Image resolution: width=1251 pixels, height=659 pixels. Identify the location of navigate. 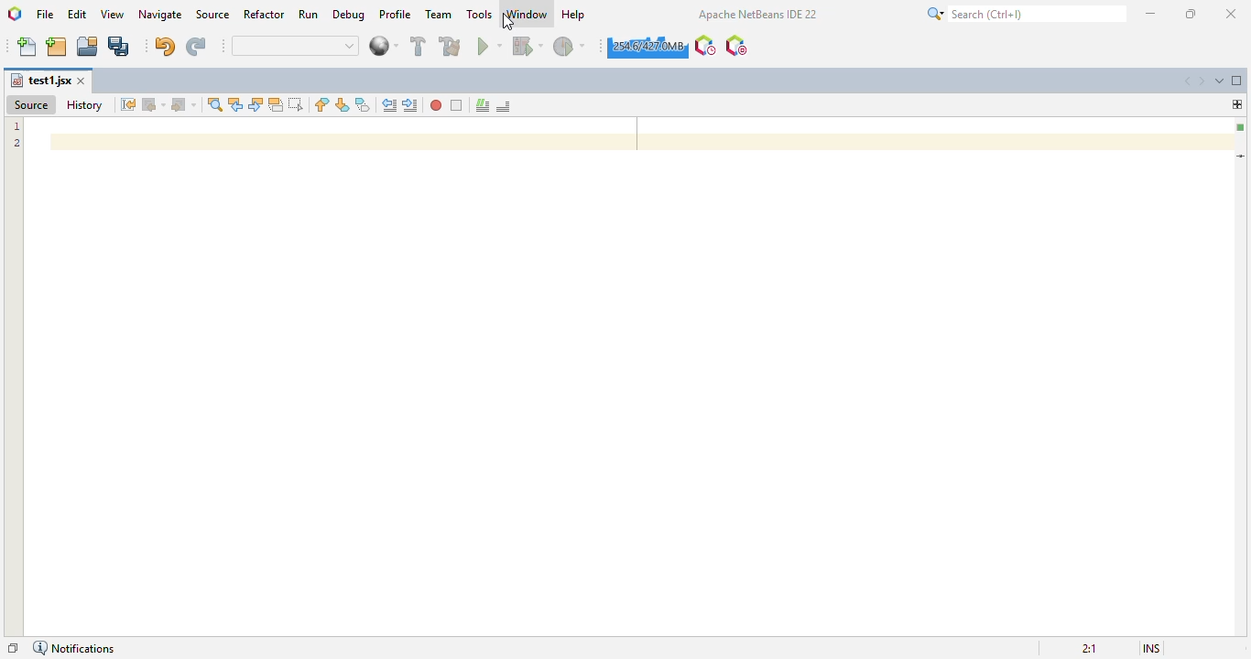
(162, 15).